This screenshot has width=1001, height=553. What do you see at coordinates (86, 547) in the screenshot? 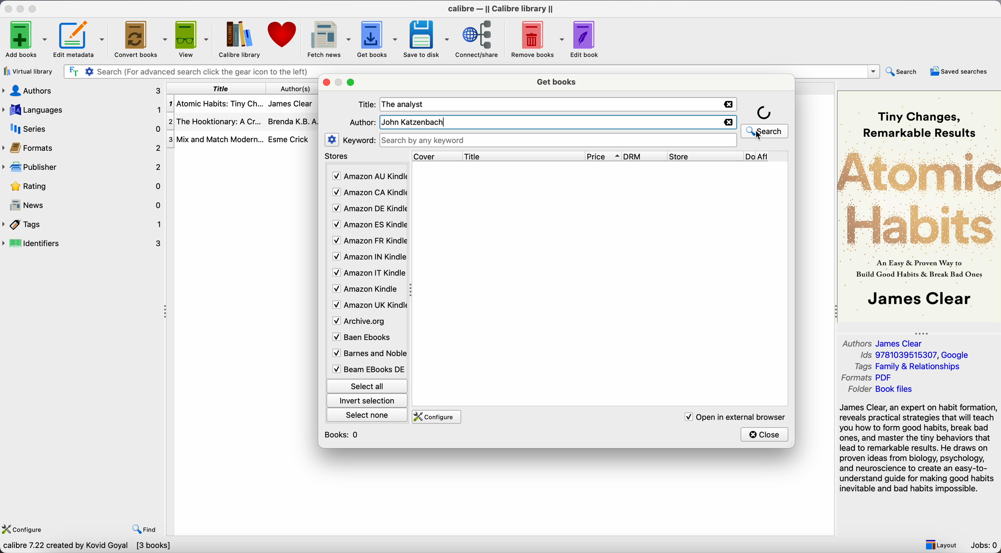
I see `calibre 7.22 created by Kovid Goyal [3 books]` at bounding box center [86, 547].